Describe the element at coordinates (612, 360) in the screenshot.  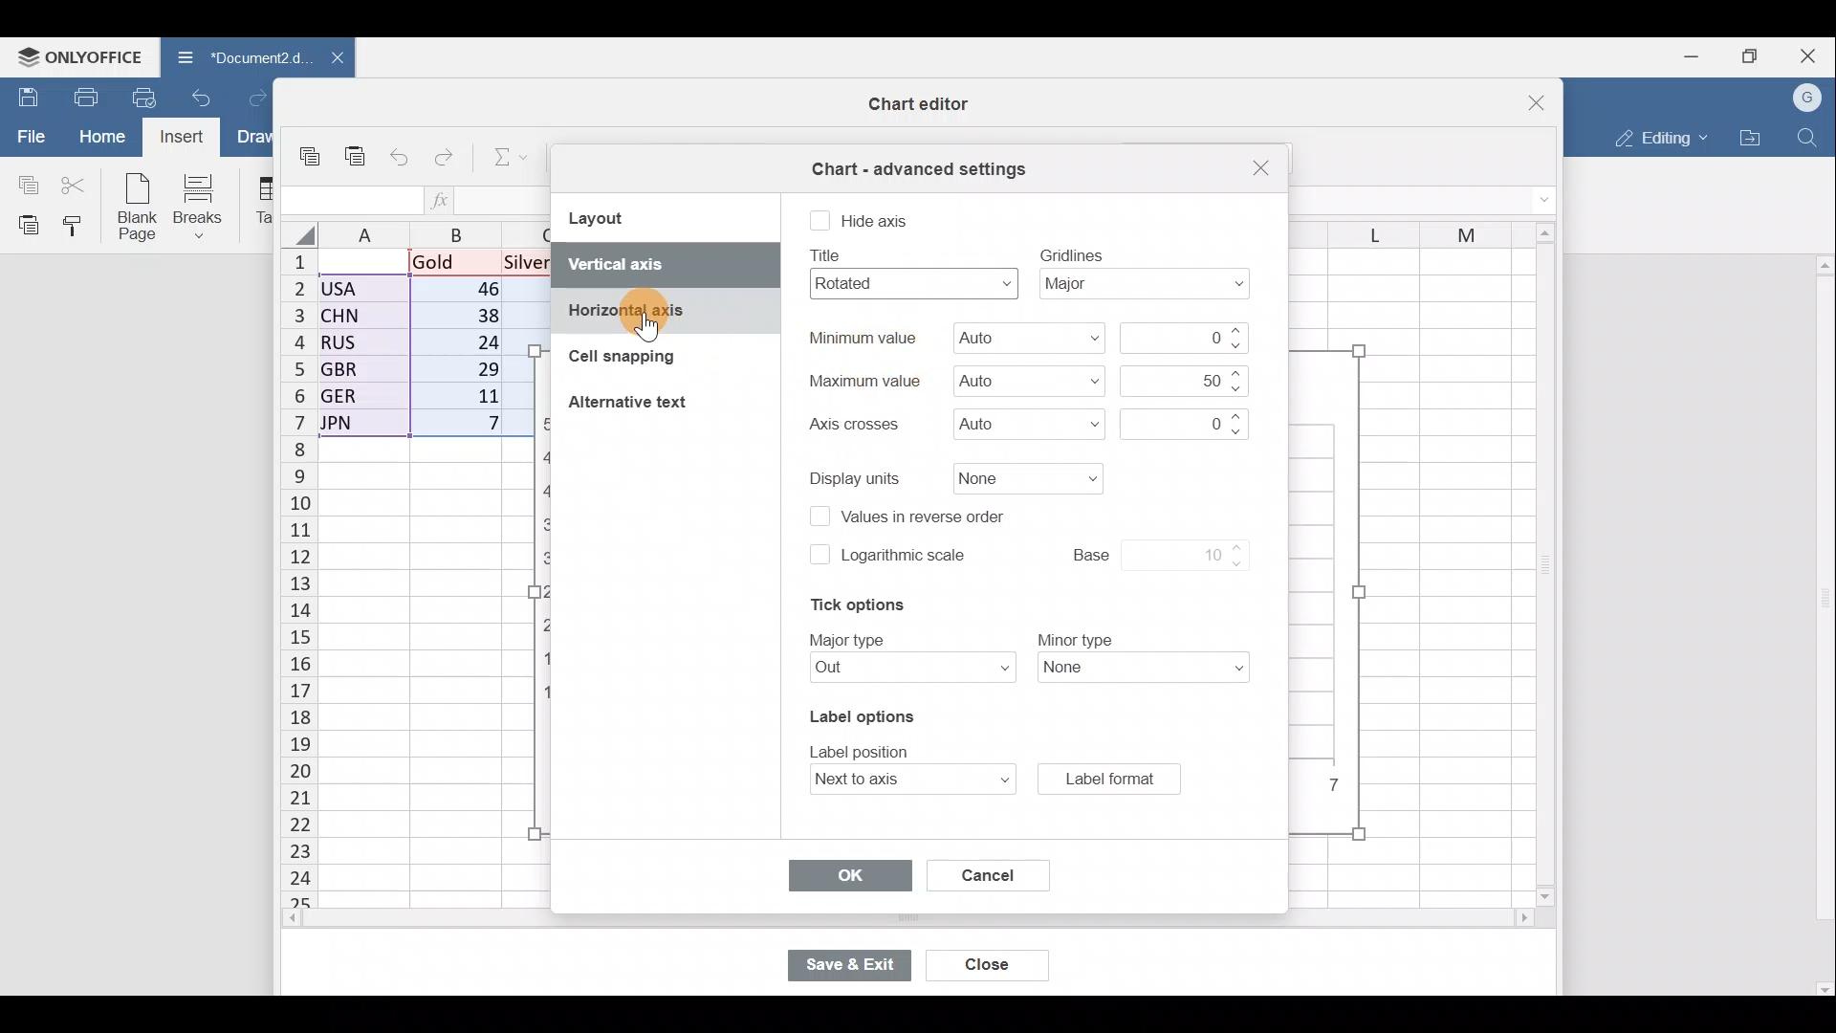
I see `Cell snapping` at that location.